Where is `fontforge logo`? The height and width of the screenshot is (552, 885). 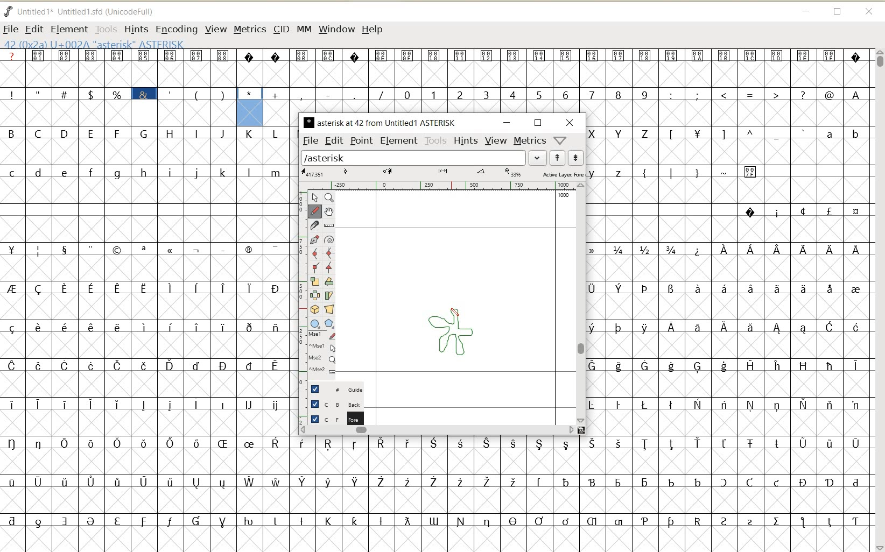
fontforge logo is located at coordinates (9, 10).